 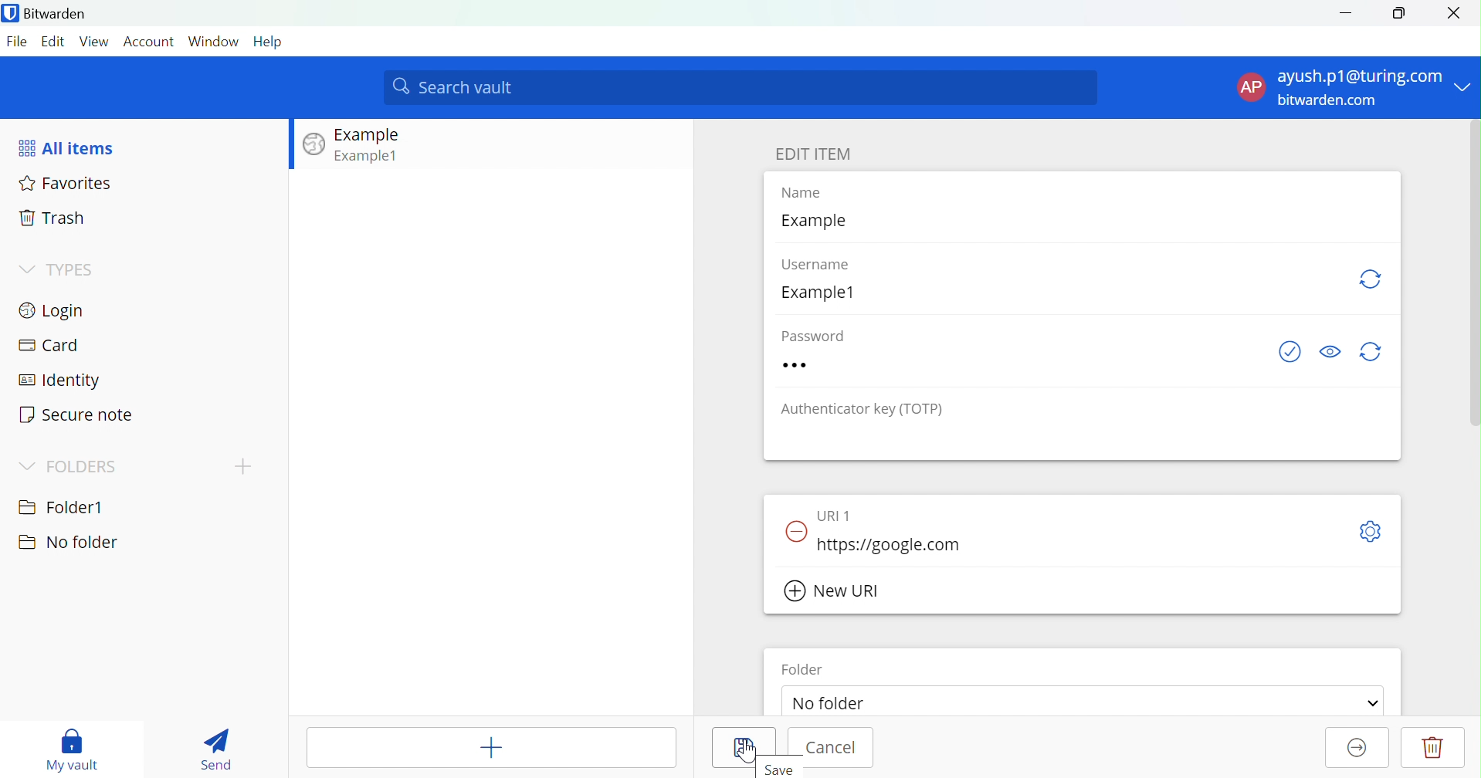 I want to click on Image, so click(x=314, y=145).